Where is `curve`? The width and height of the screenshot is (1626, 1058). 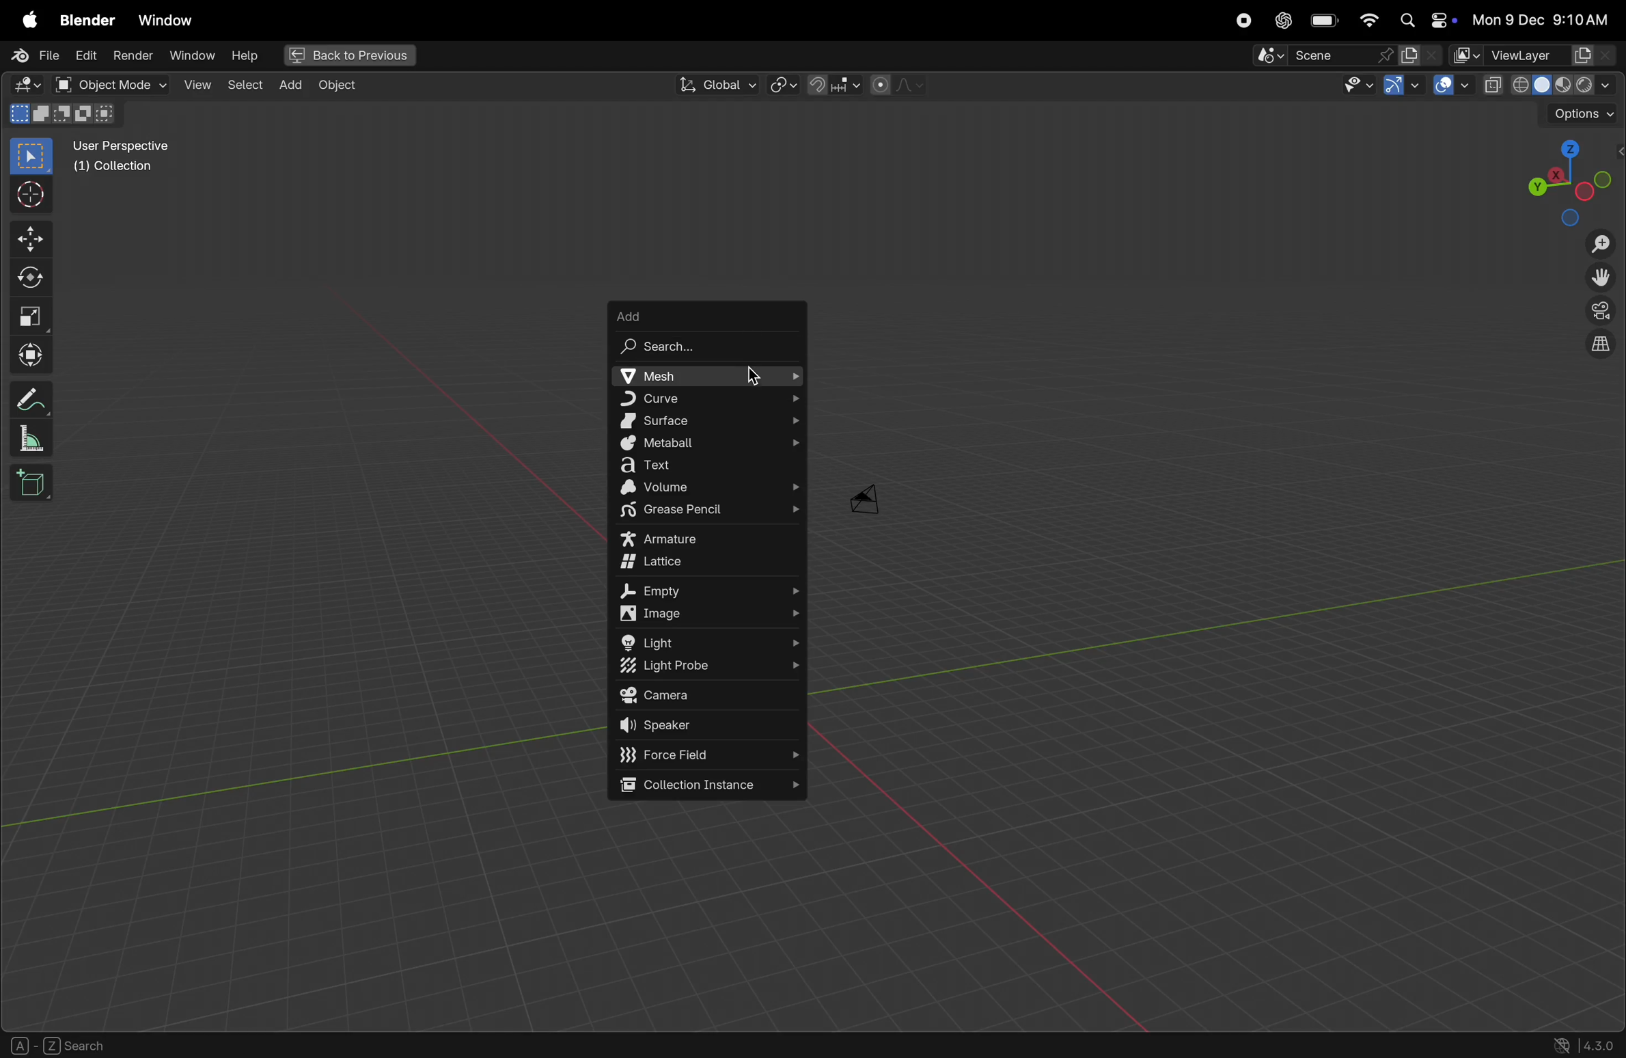 curve is located at coordinates (704, 398).